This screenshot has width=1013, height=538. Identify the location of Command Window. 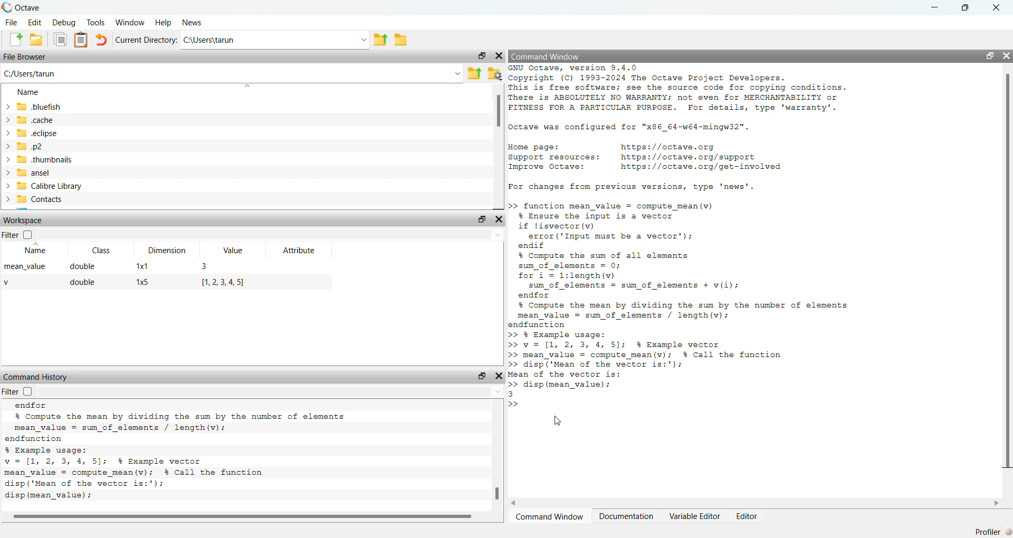
(550, 517).